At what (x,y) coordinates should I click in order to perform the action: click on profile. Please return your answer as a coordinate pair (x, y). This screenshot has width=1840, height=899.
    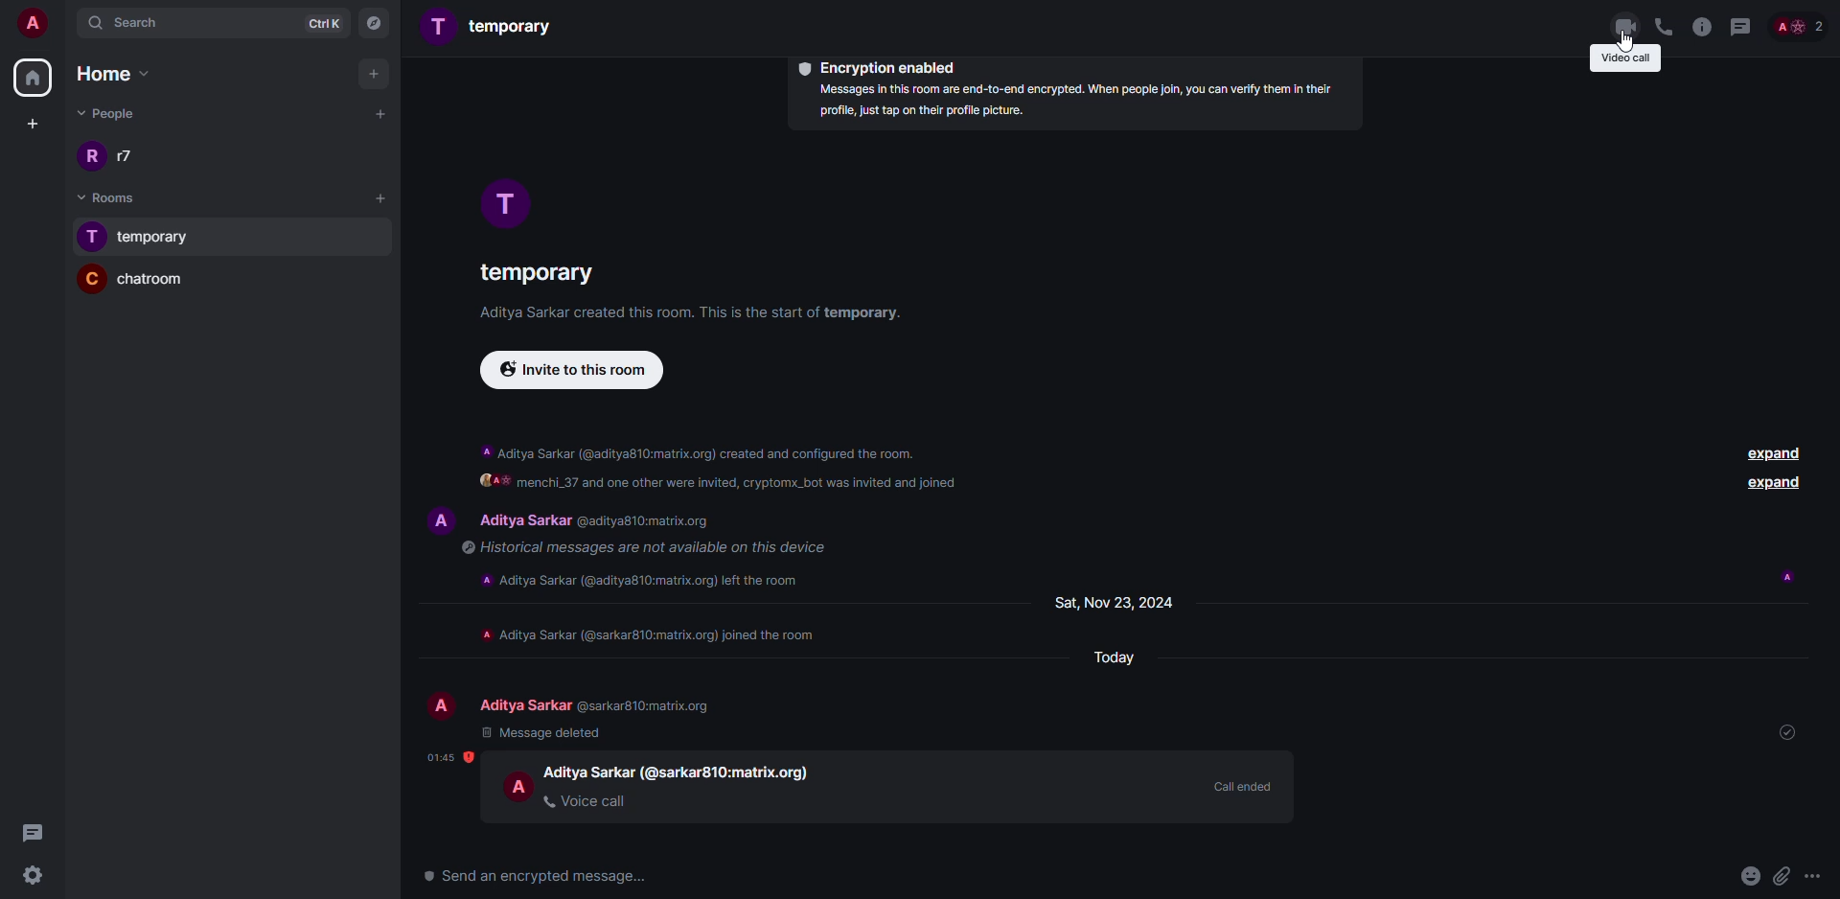
    Looking at the image, I should click on (440, 25).